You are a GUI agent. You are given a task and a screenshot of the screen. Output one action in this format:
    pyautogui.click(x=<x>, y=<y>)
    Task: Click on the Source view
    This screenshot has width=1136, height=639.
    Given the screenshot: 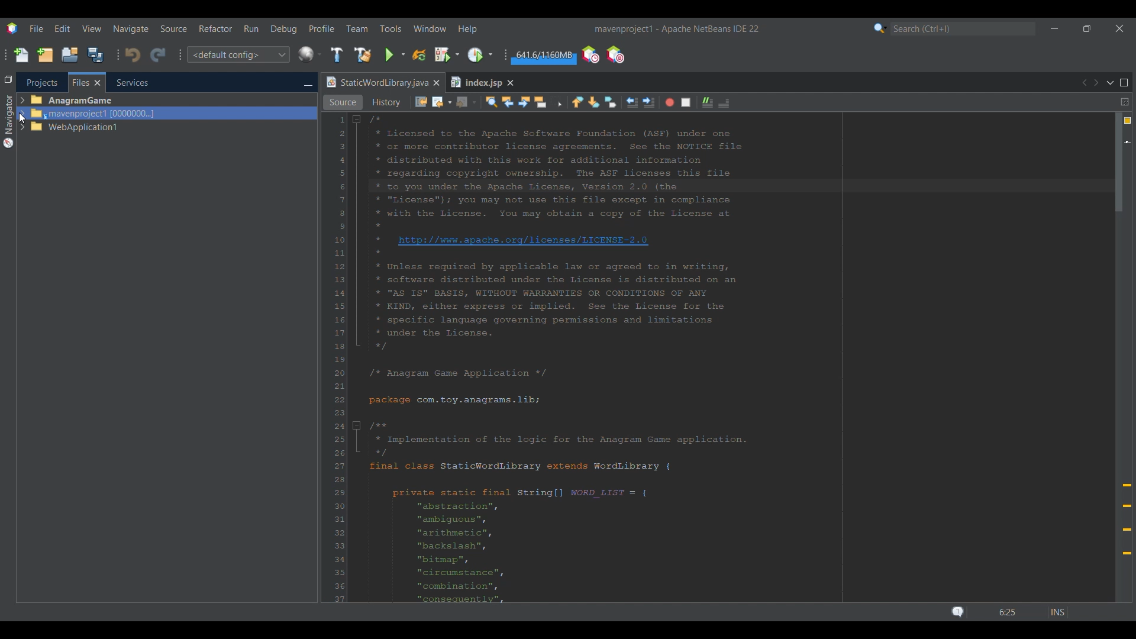 What is the action you would take?
    pyautogui.click(x=343, y=102)
    